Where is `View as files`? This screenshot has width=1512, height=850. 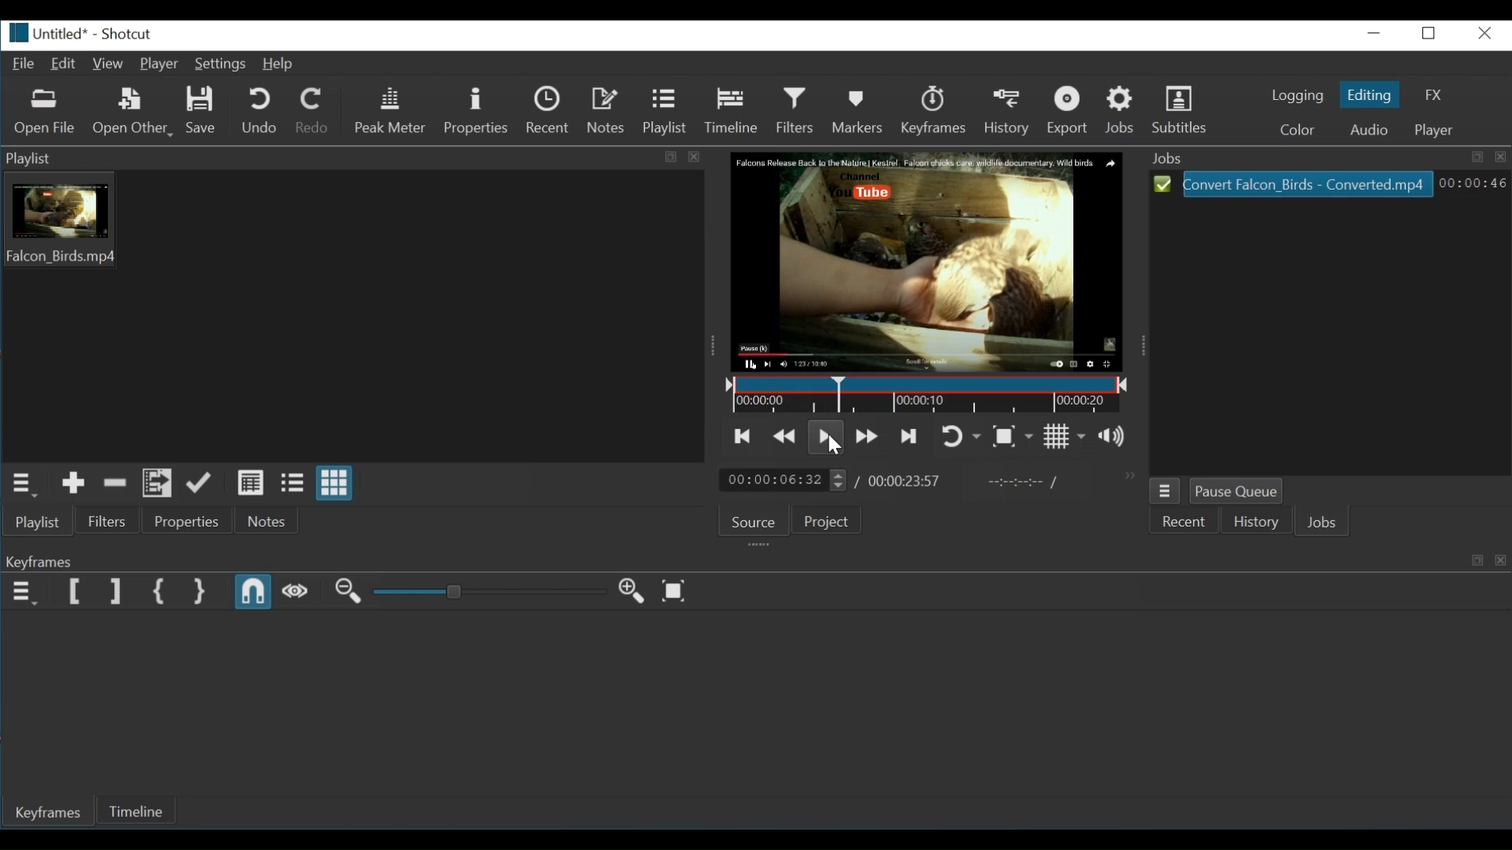 View as files is located at coordinates (292, 482).